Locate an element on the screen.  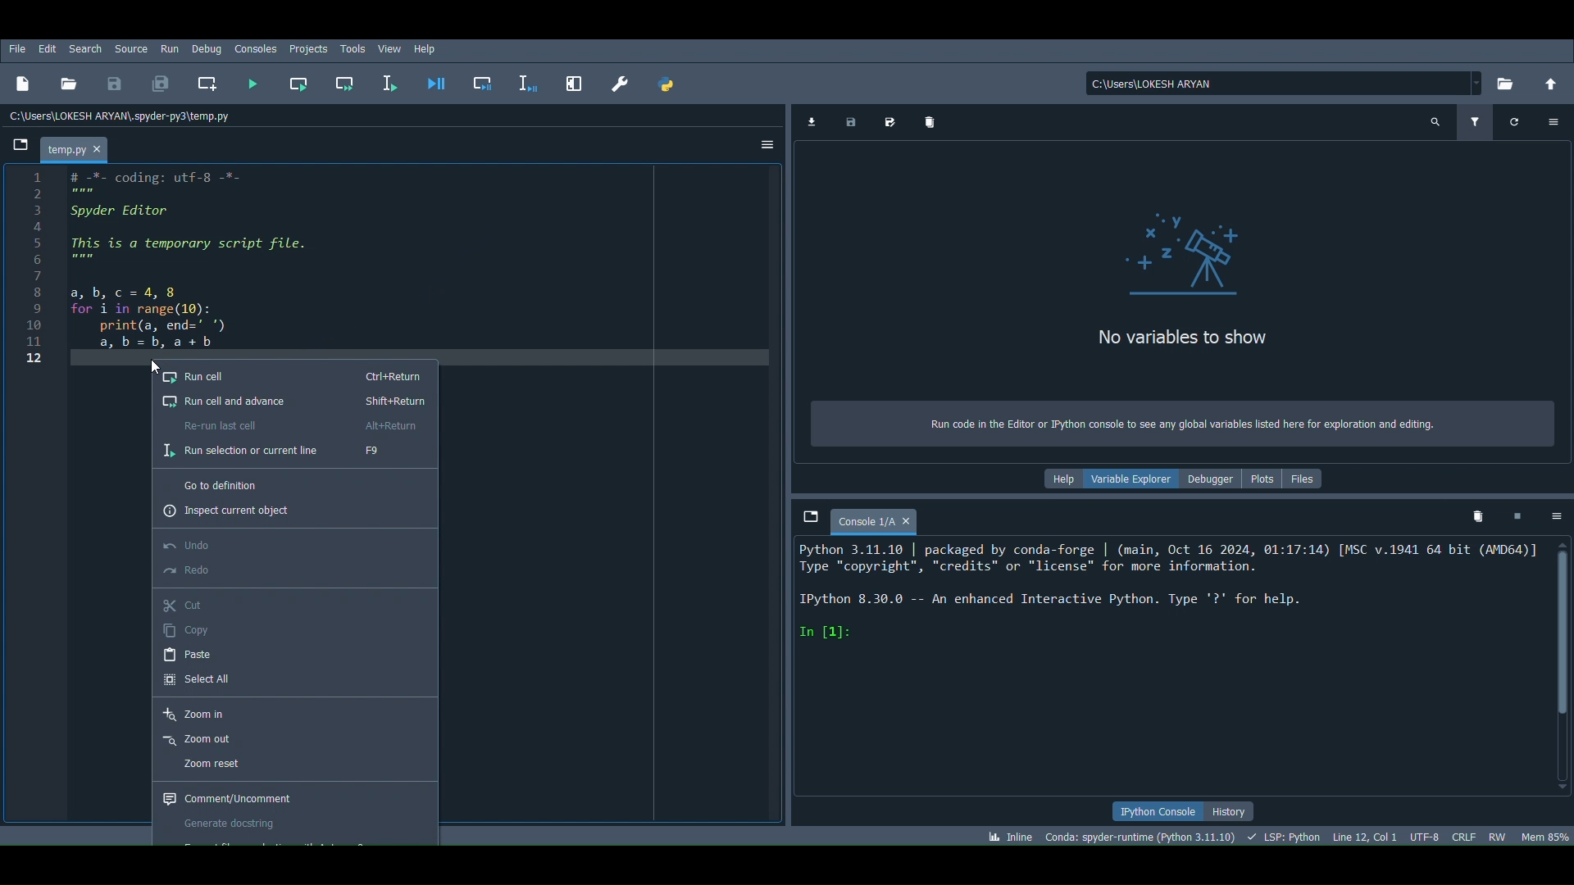
Edit is located at coordinates (46, 51).